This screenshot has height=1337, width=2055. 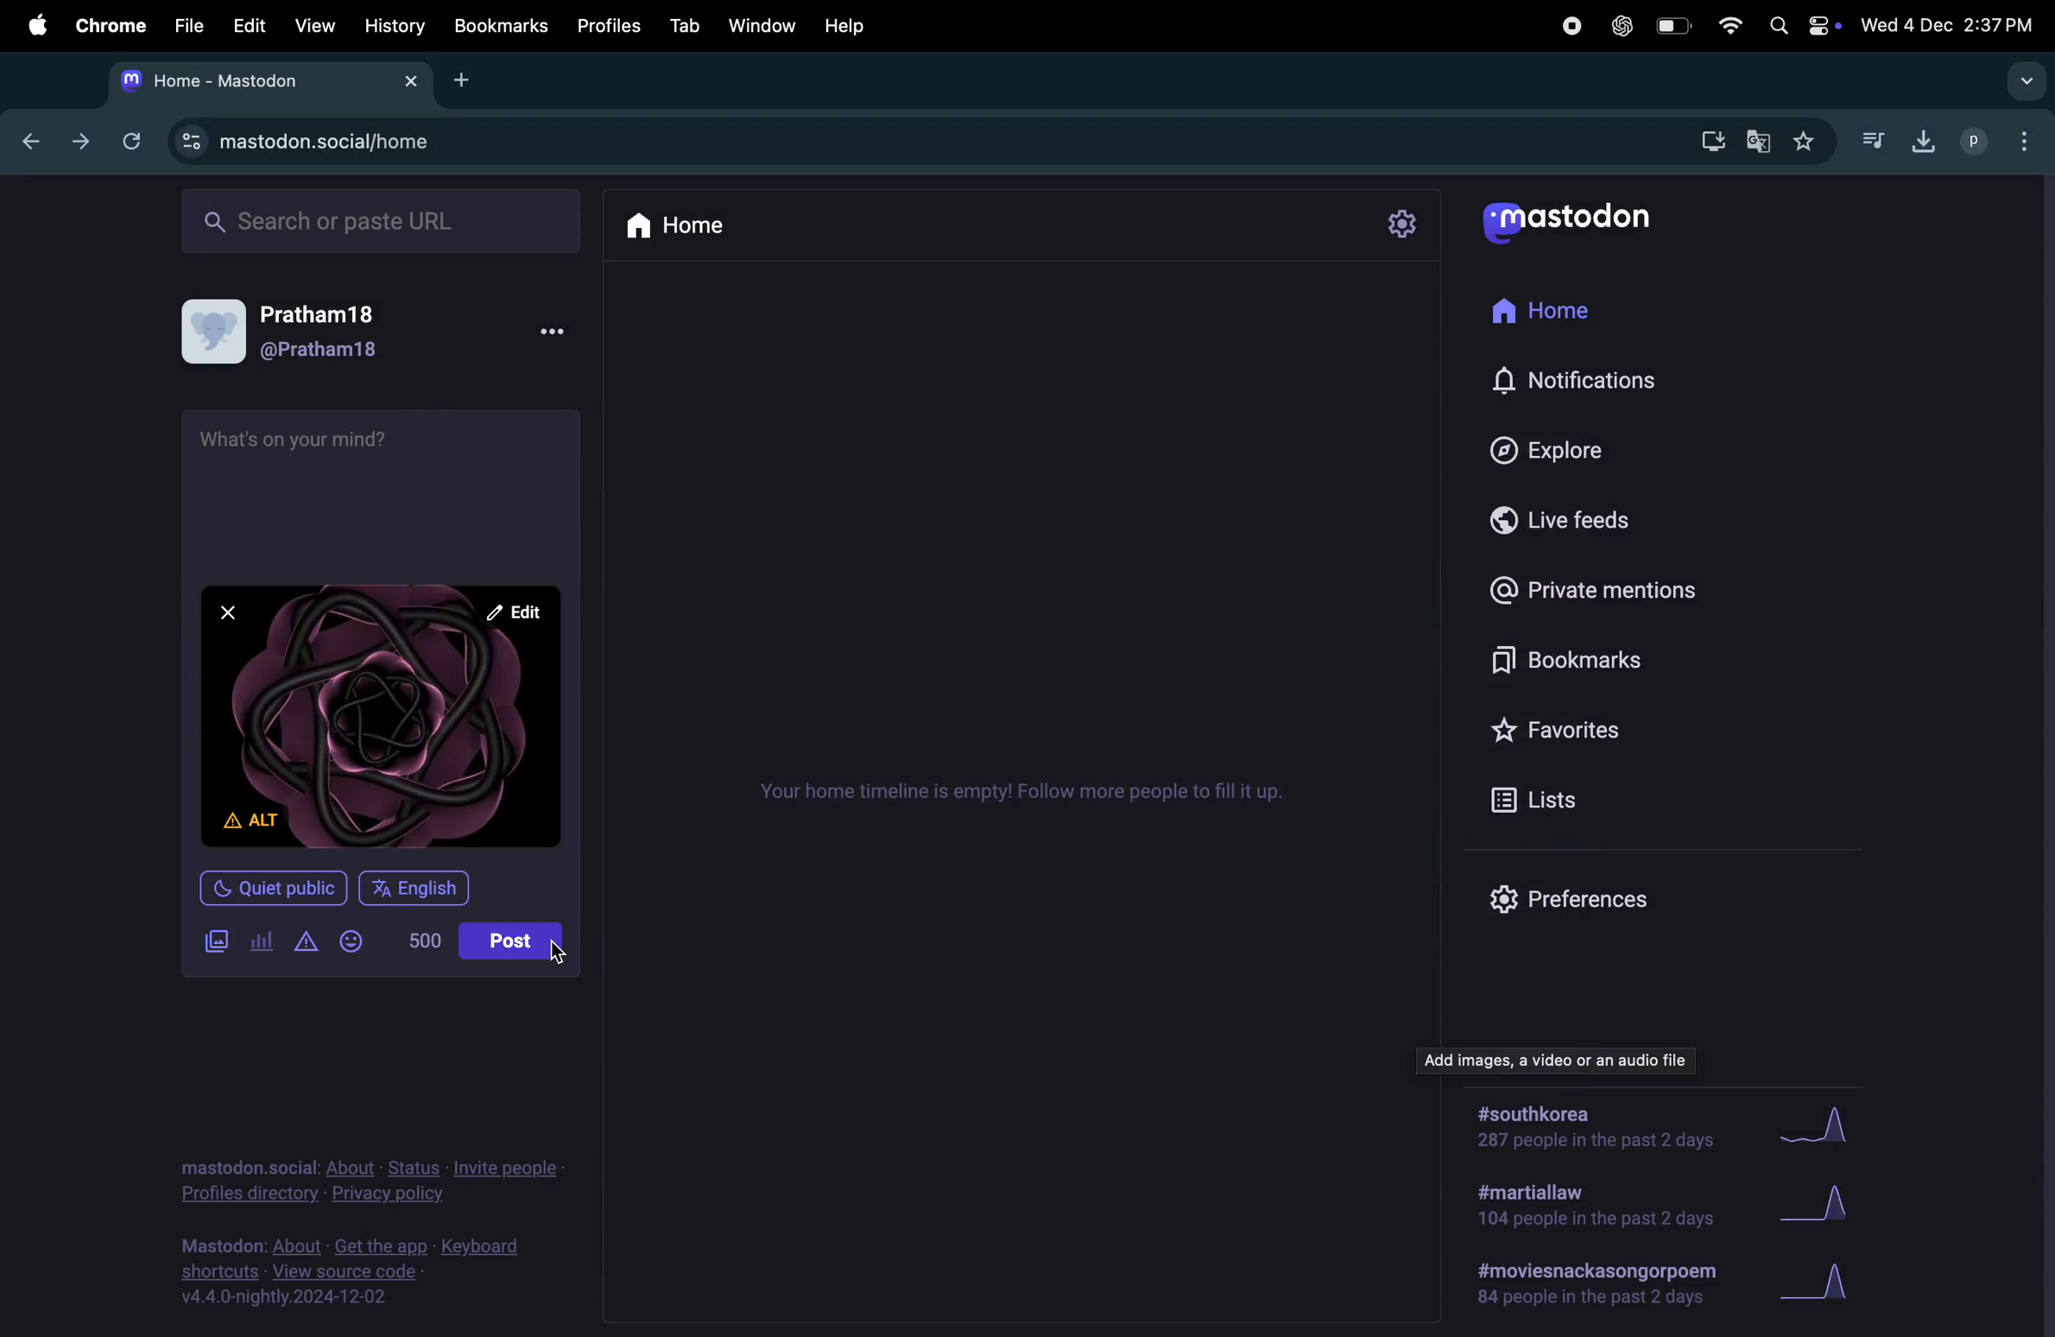 I want to click on image, so click(x=383, y=722).